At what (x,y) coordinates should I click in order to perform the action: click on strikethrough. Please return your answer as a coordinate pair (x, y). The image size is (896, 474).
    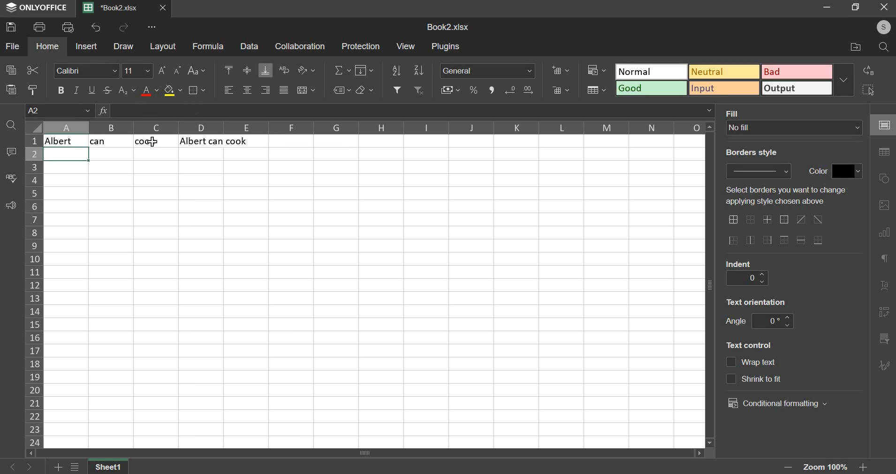
    Looking at the image, I should click on (106, 90).